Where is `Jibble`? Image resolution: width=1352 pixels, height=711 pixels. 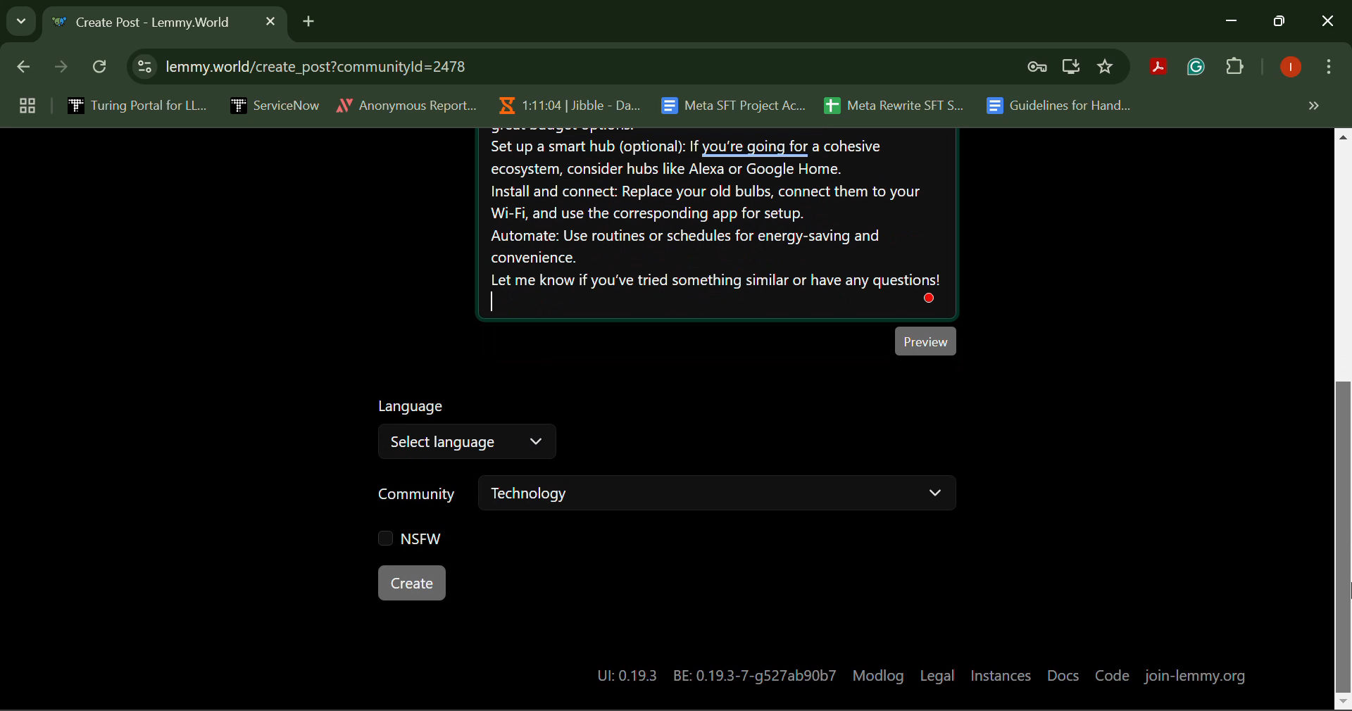
Jibble is located at coordinates (566, 102).